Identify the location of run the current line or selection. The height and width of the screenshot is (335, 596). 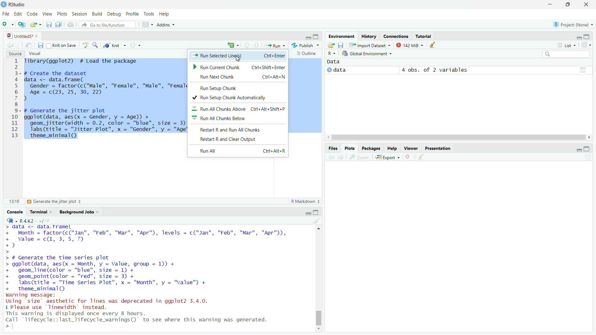
(276, 45).